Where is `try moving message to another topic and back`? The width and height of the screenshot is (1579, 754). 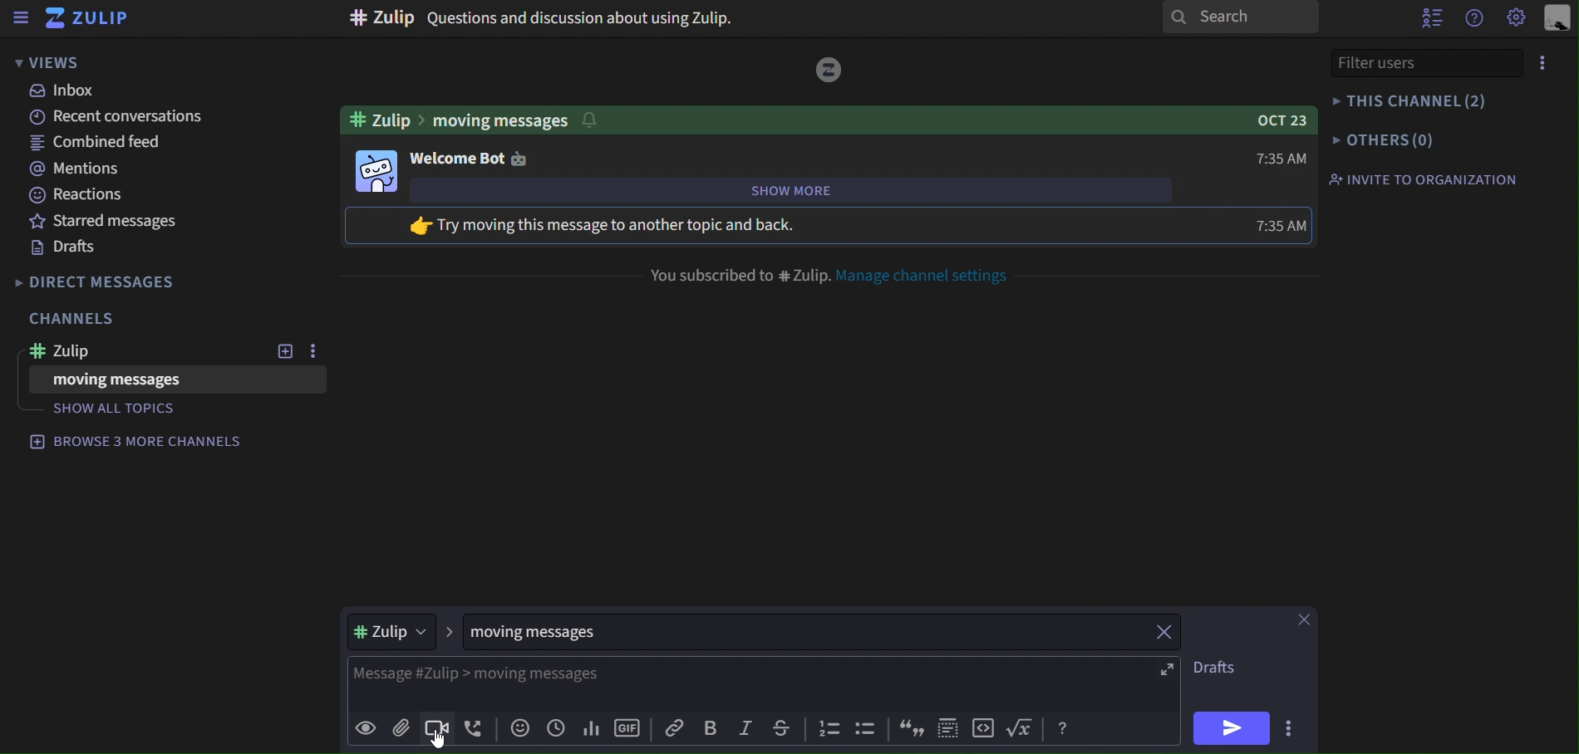
try moving message to another topic and back is located at coordinates (636, 226).